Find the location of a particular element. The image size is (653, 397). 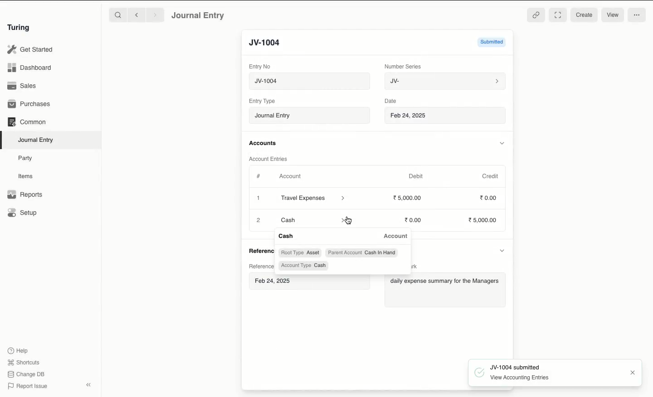

Journal Entry is located at coordinates (199, 16).